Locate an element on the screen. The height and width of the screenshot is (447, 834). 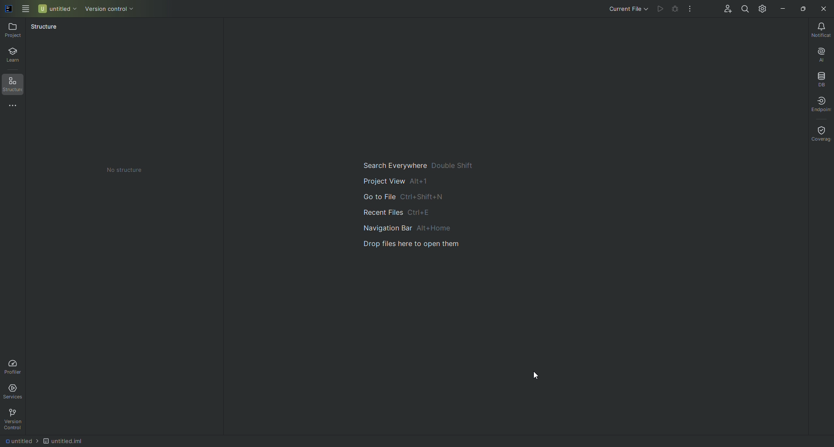
Updates and Settings is located at coordinates (761, 8).